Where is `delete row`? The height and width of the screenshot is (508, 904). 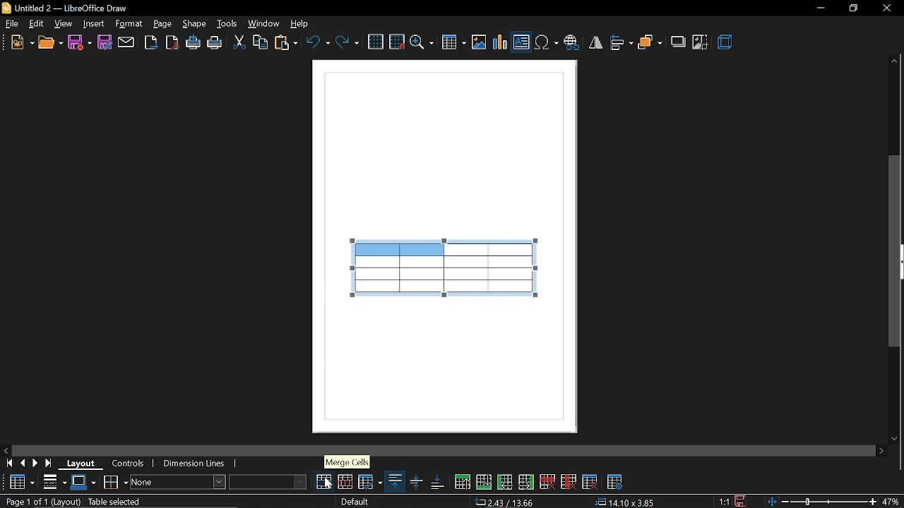 delete row is located at coordinates (547, 481).